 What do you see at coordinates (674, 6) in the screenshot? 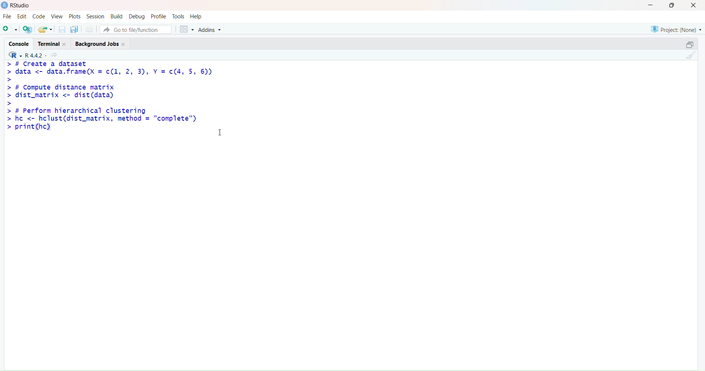
I see `Maximize/Restore` at bounding box center [674, 6].